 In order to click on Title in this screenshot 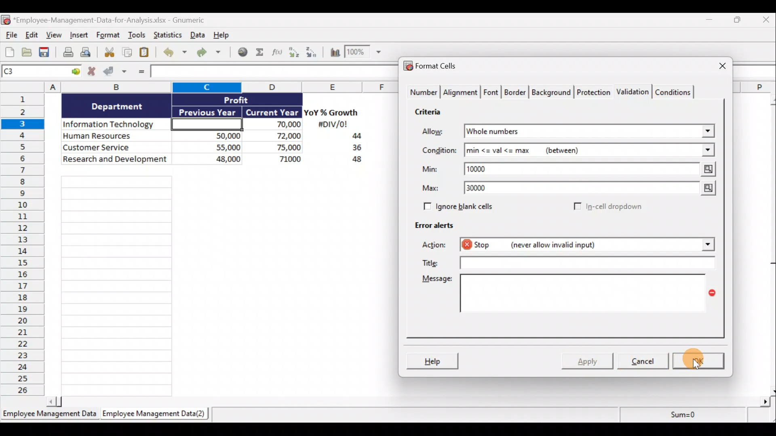, I will do `click(571, 263)`.